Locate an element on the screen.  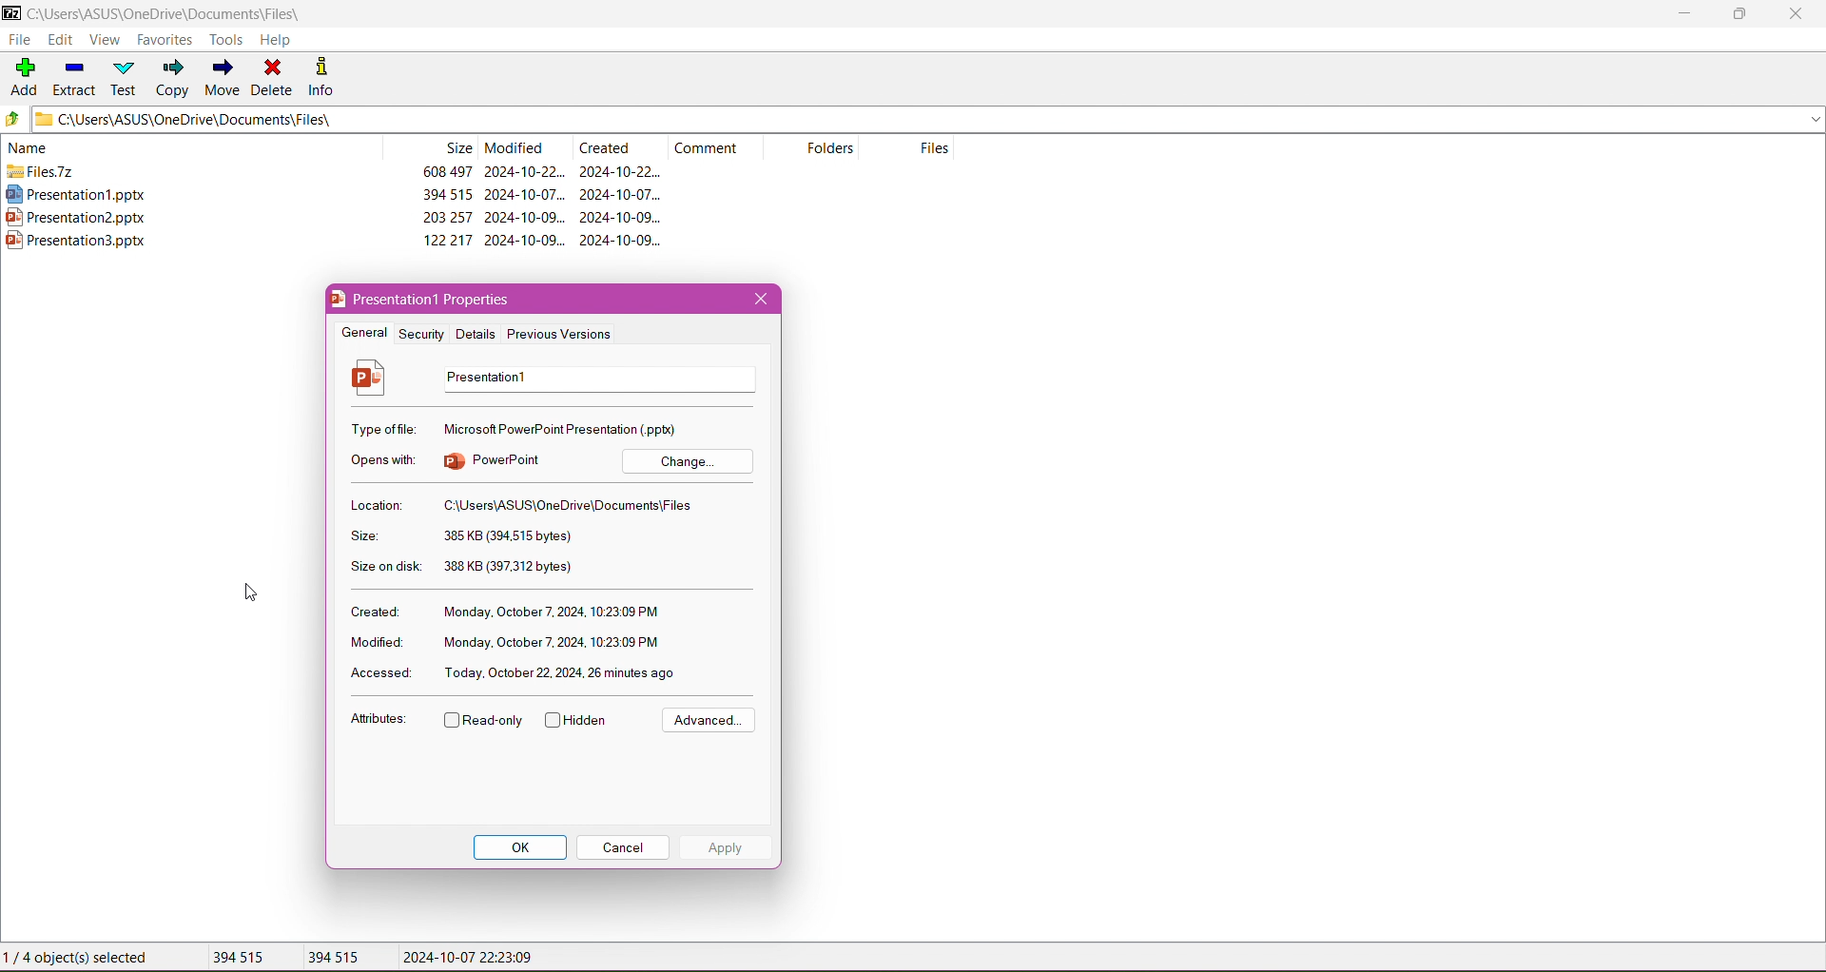
presentation3.pptx is located at coordinates (76, 241).